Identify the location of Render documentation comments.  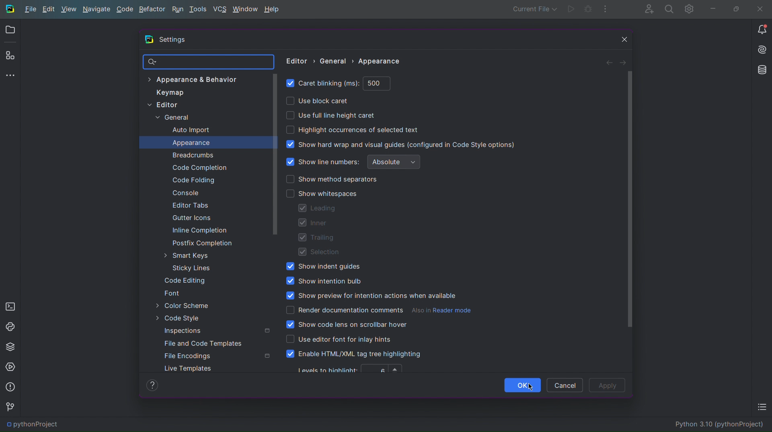
(379, 310).